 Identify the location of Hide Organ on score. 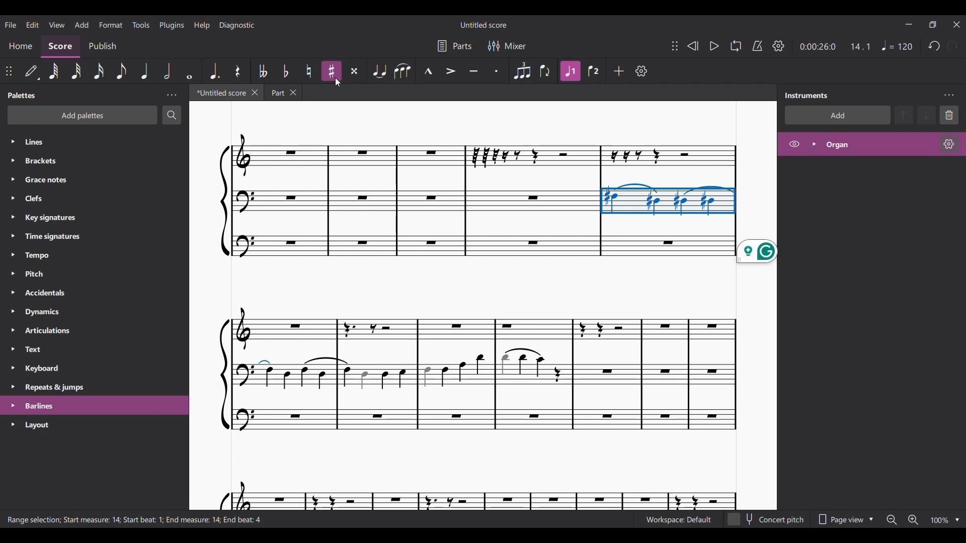
(794, 144).